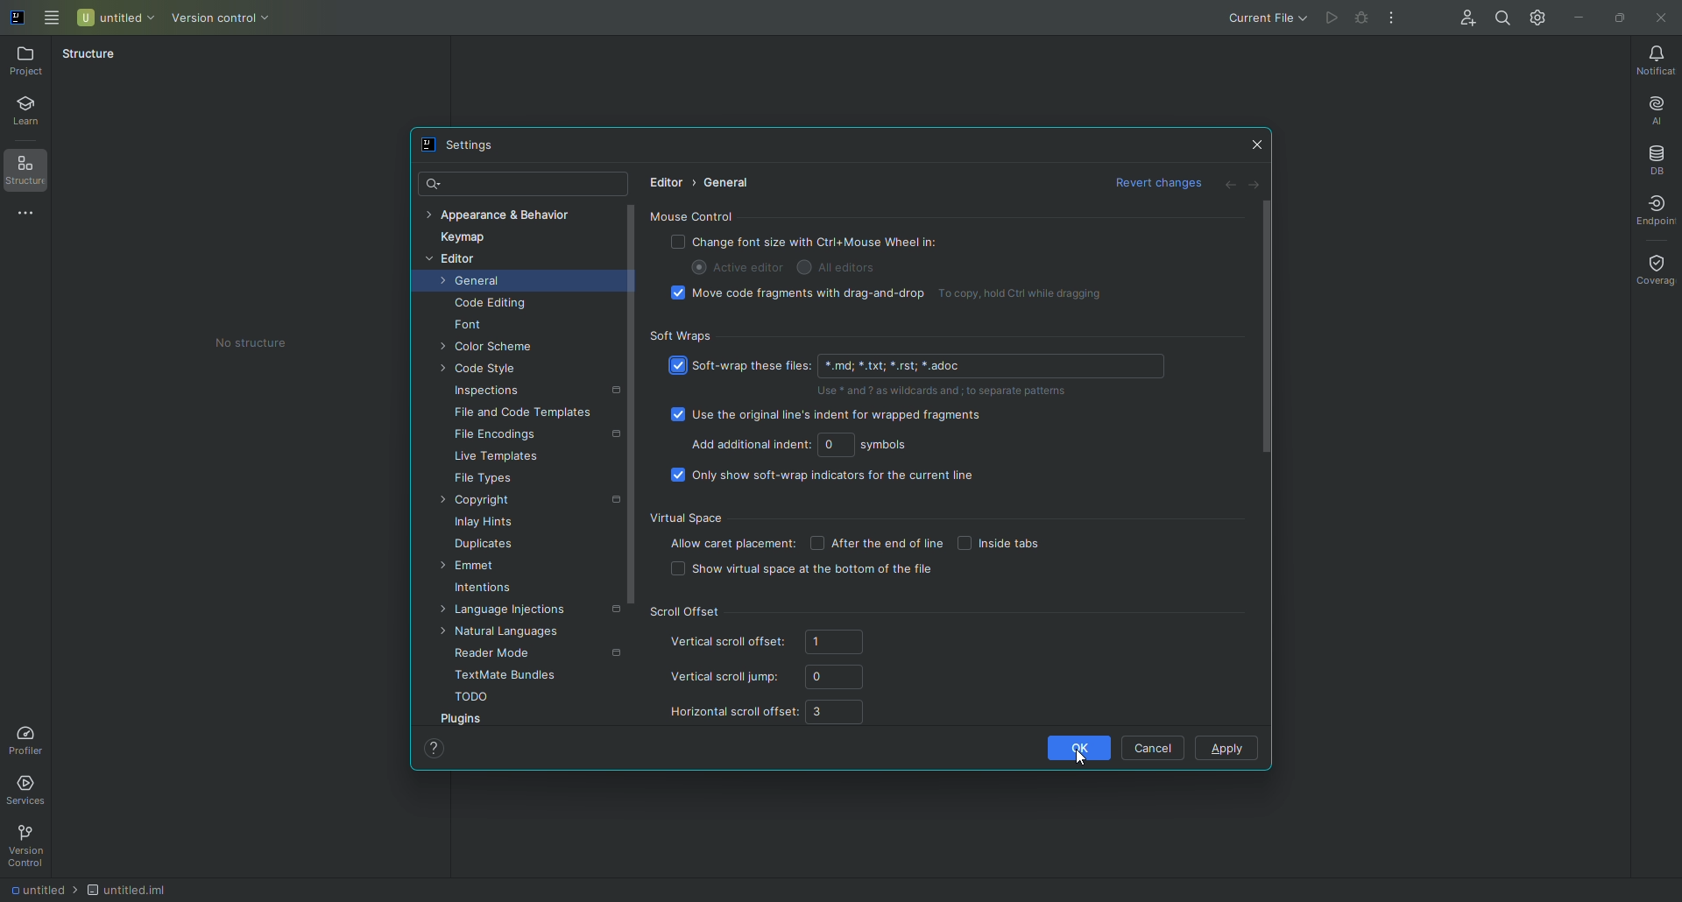 The width and height of the screenshot is (1682, 902). I want to click on Database, so click(1656, 157).